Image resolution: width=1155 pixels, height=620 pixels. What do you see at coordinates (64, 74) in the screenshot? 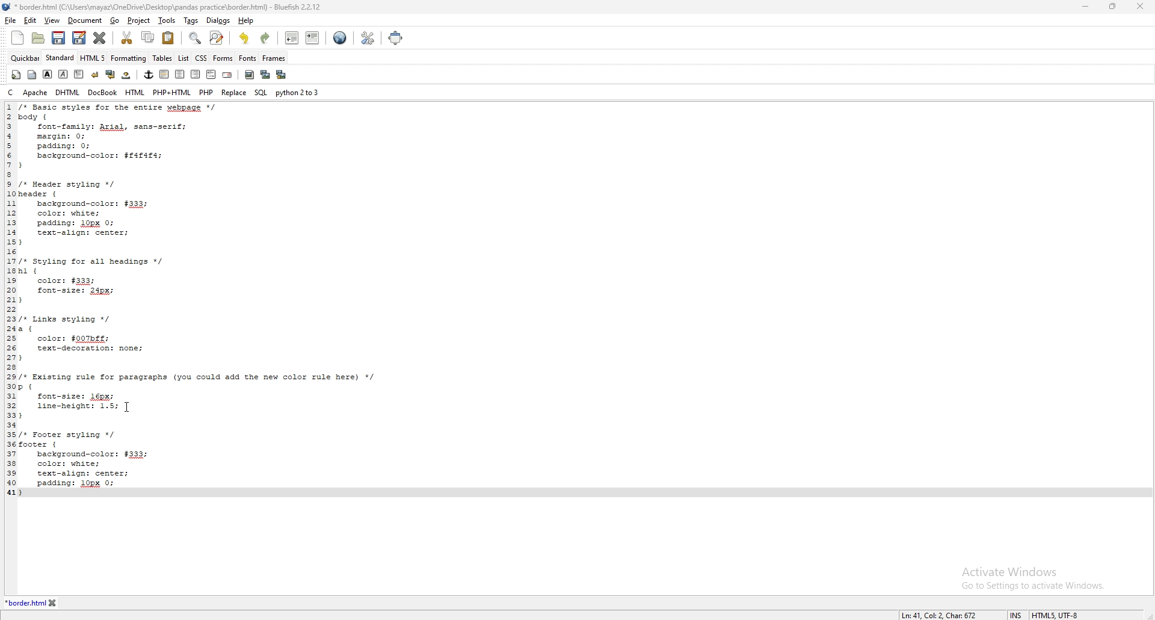
I see `italic` at bounding box center [64, 74].